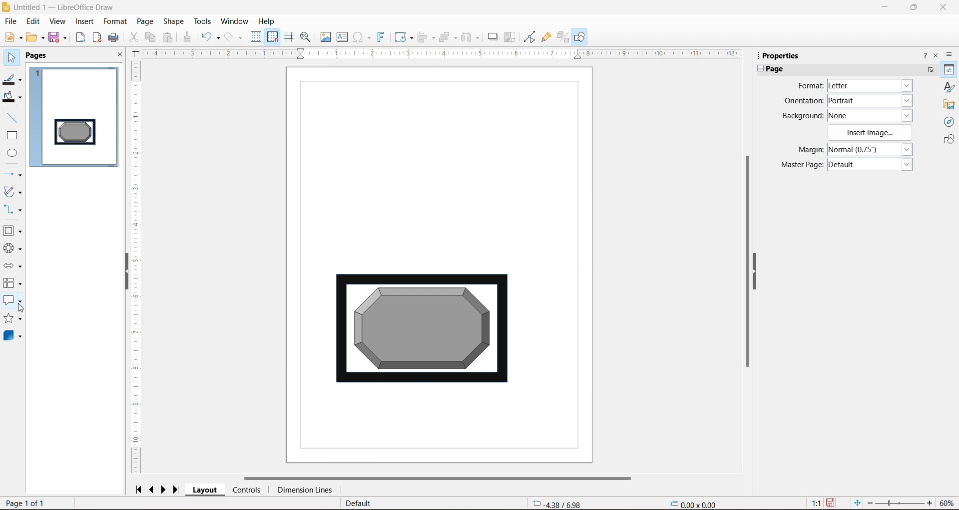 Image resolution: width=959 pixels, height=510 pixels. I want to click on Cut, so click(133, 38).